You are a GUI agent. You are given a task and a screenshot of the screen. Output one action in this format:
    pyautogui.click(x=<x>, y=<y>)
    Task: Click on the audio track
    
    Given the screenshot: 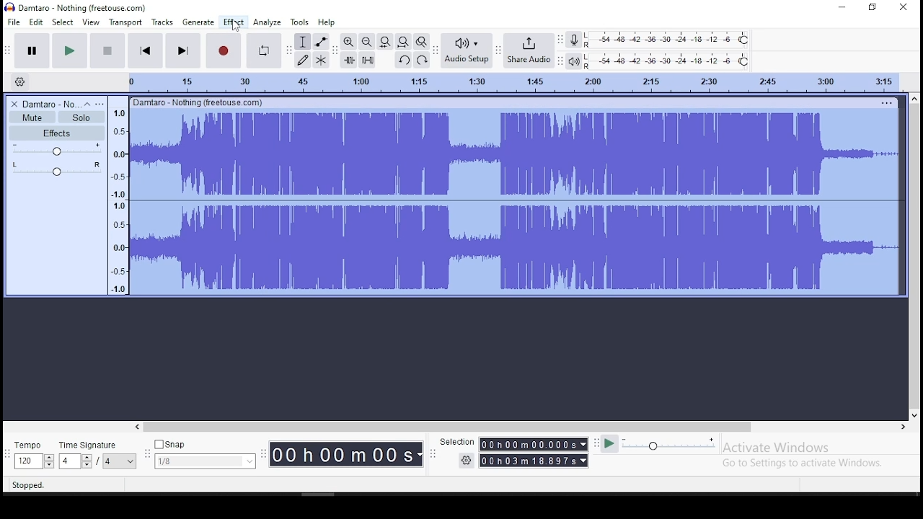 What is the action you would take?
    pyautogui.click(x=514, y=154)
    